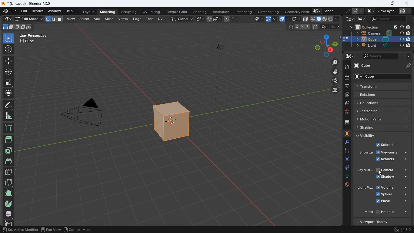 This screenshot has height=233, width=414. What do you see at coordinates (8, 204) in the screenshot?
I see `pie` at bounding box center [8, 204].